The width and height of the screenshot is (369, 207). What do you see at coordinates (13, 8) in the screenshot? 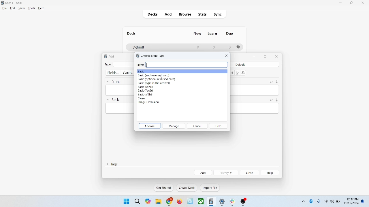
I see `edit` at bounding box center [13, 8].